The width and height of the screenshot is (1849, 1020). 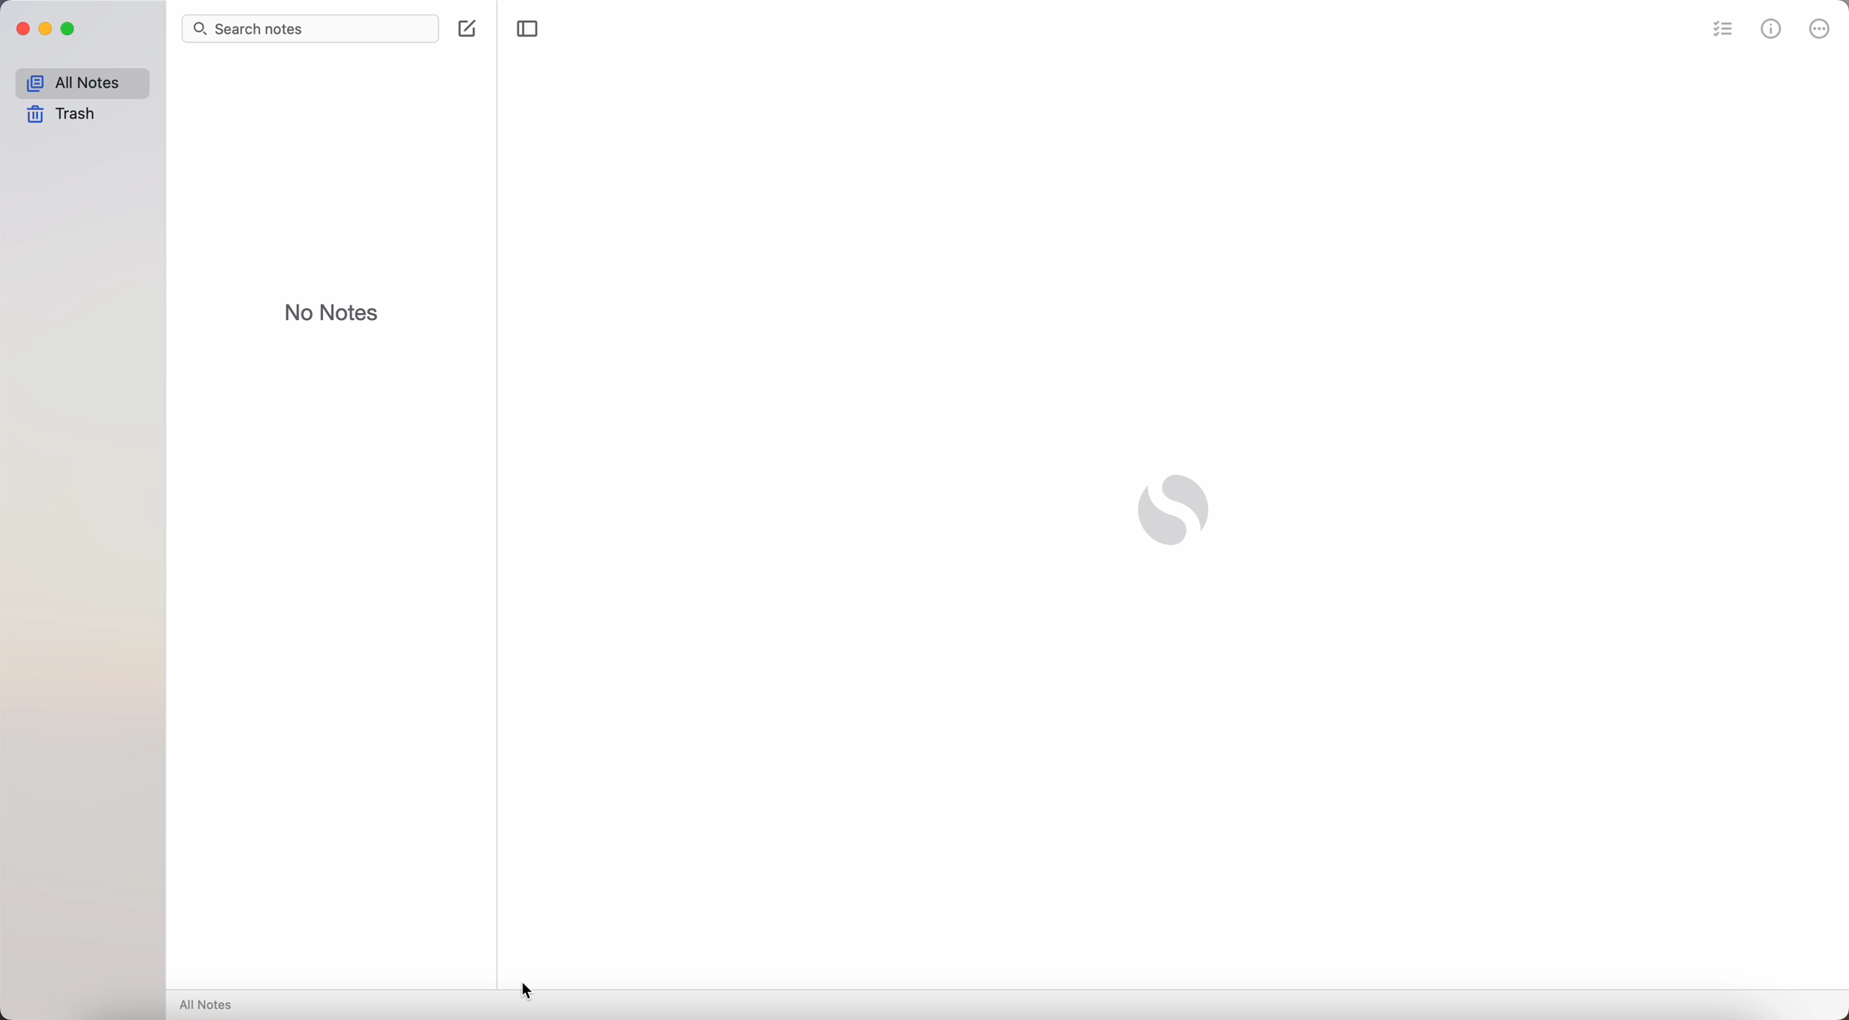 I want to click on toggle sidebar, so click(x=527, y=29).